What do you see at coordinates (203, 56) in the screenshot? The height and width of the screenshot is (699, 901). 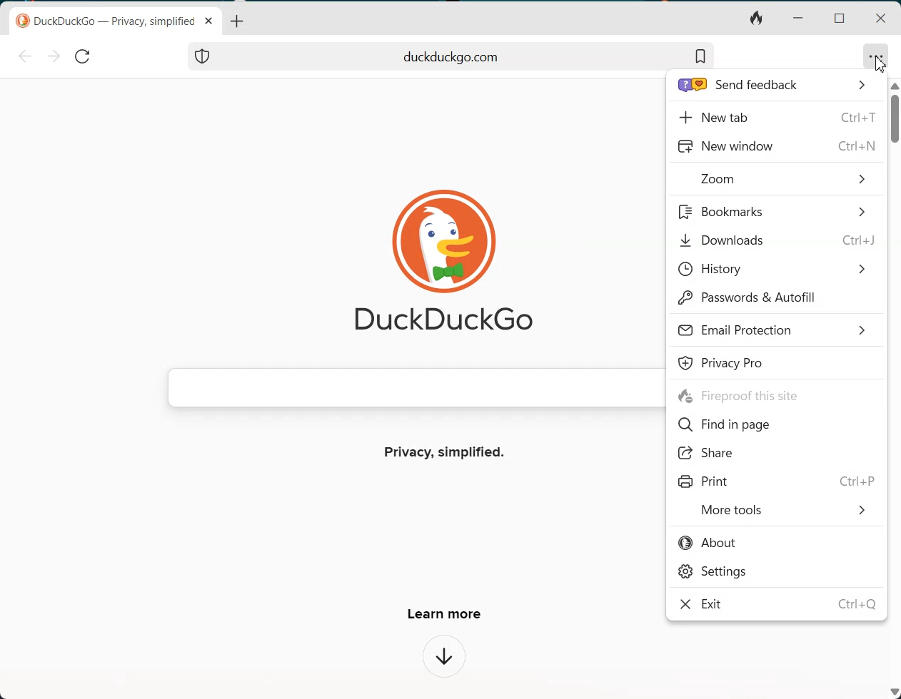 I see `Protection Shield ` at bounding box center [203, 56].